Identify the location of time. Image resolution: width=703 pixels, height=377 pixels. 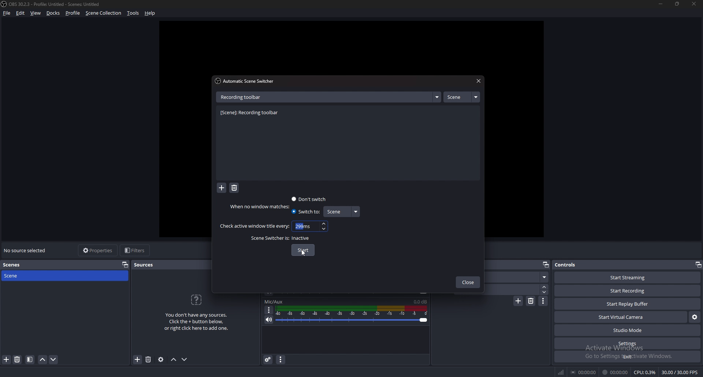
(304, 226).